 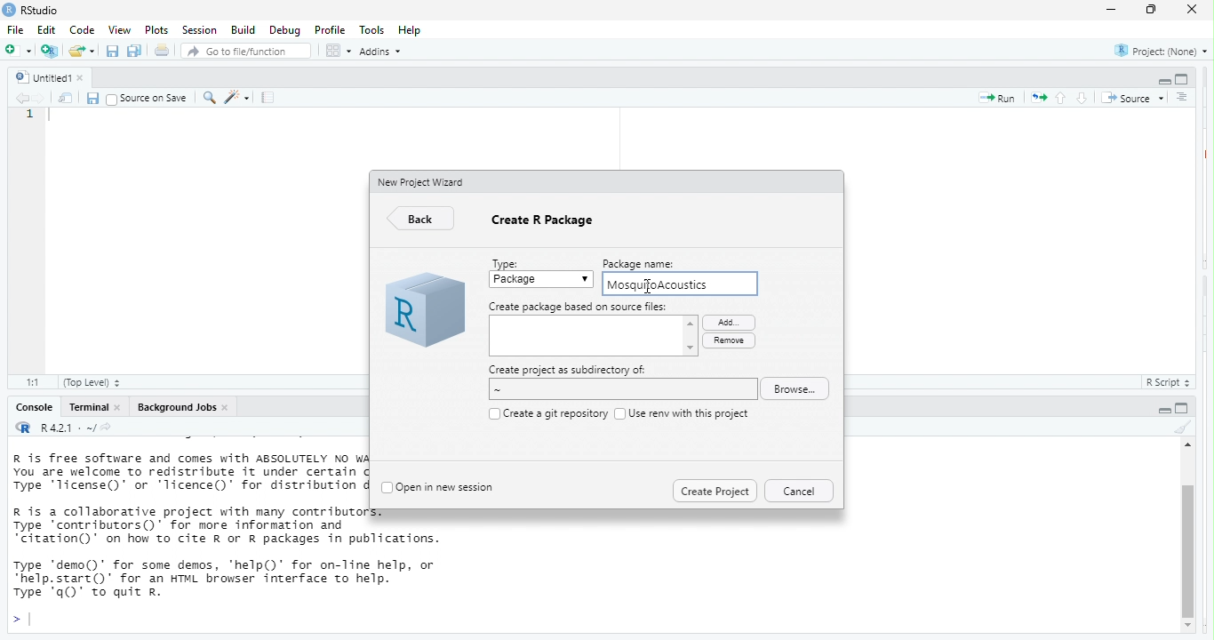 What do you see at coordinates (1160, 52) in the screenshot?
I see ` project: (None)` at bounding box center [1160, 52].